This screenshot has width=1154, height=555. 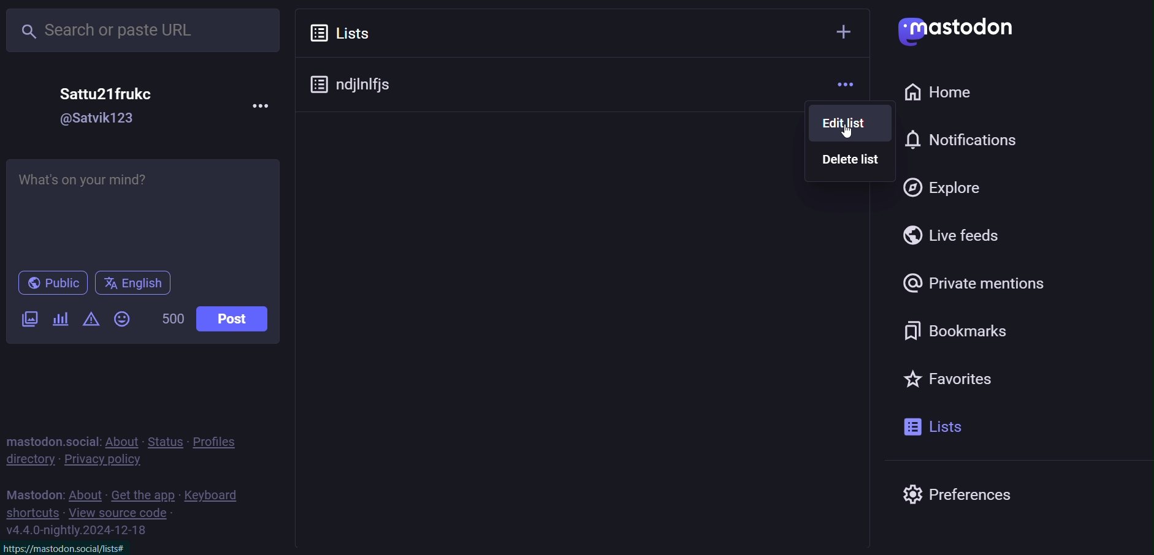 I want to click on more, so click(x=847, y=85).